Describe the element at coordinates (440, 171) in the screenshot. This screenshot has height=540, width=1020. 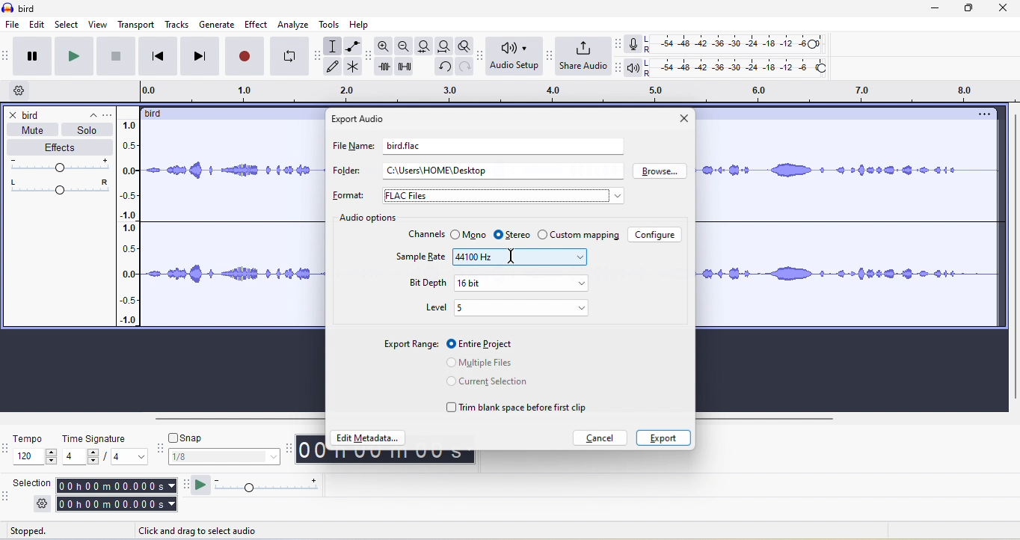
I see `location` at that location.